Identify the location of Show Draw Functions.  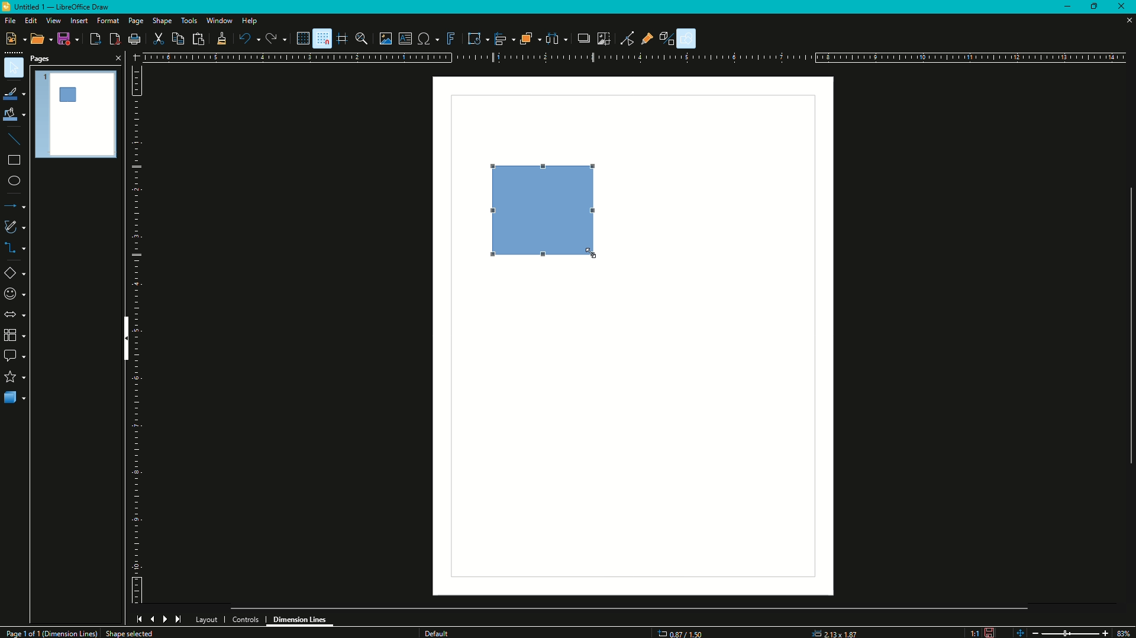
(688, 38).